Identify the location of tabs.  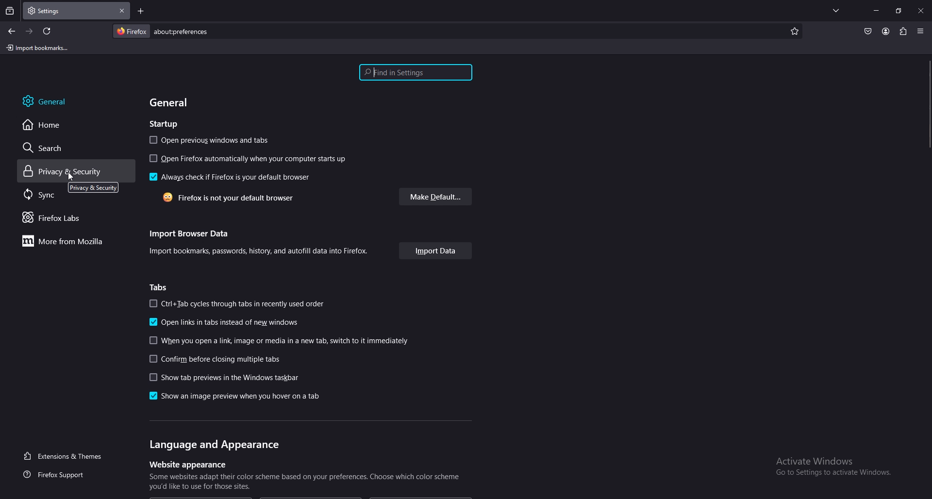
(161, 287).